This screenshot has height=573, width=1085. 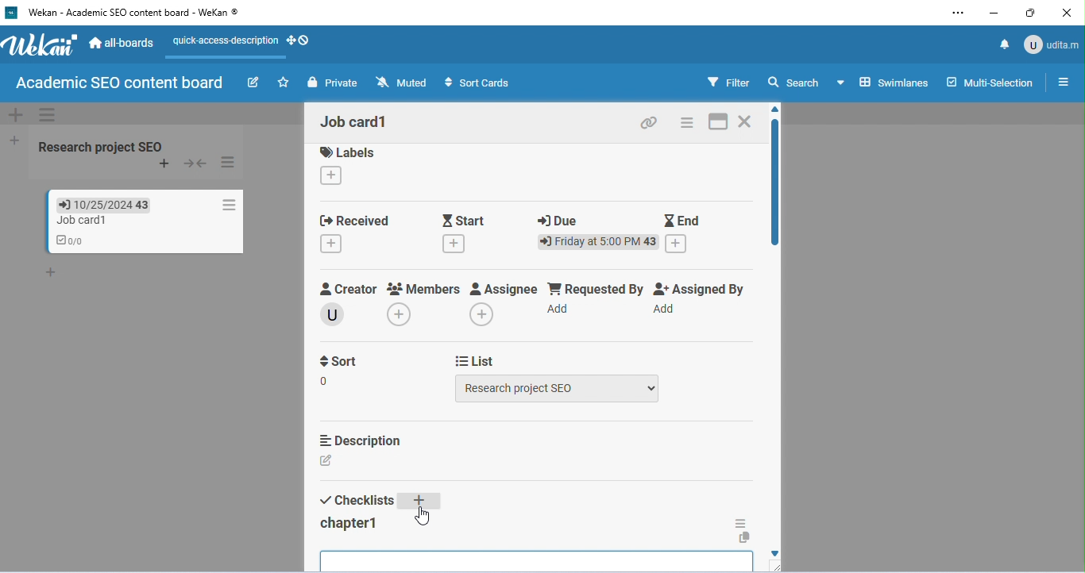 What do you see at coordinates (359, 440) in the screenshot?
I see `description` at bounding box center [359, 440].